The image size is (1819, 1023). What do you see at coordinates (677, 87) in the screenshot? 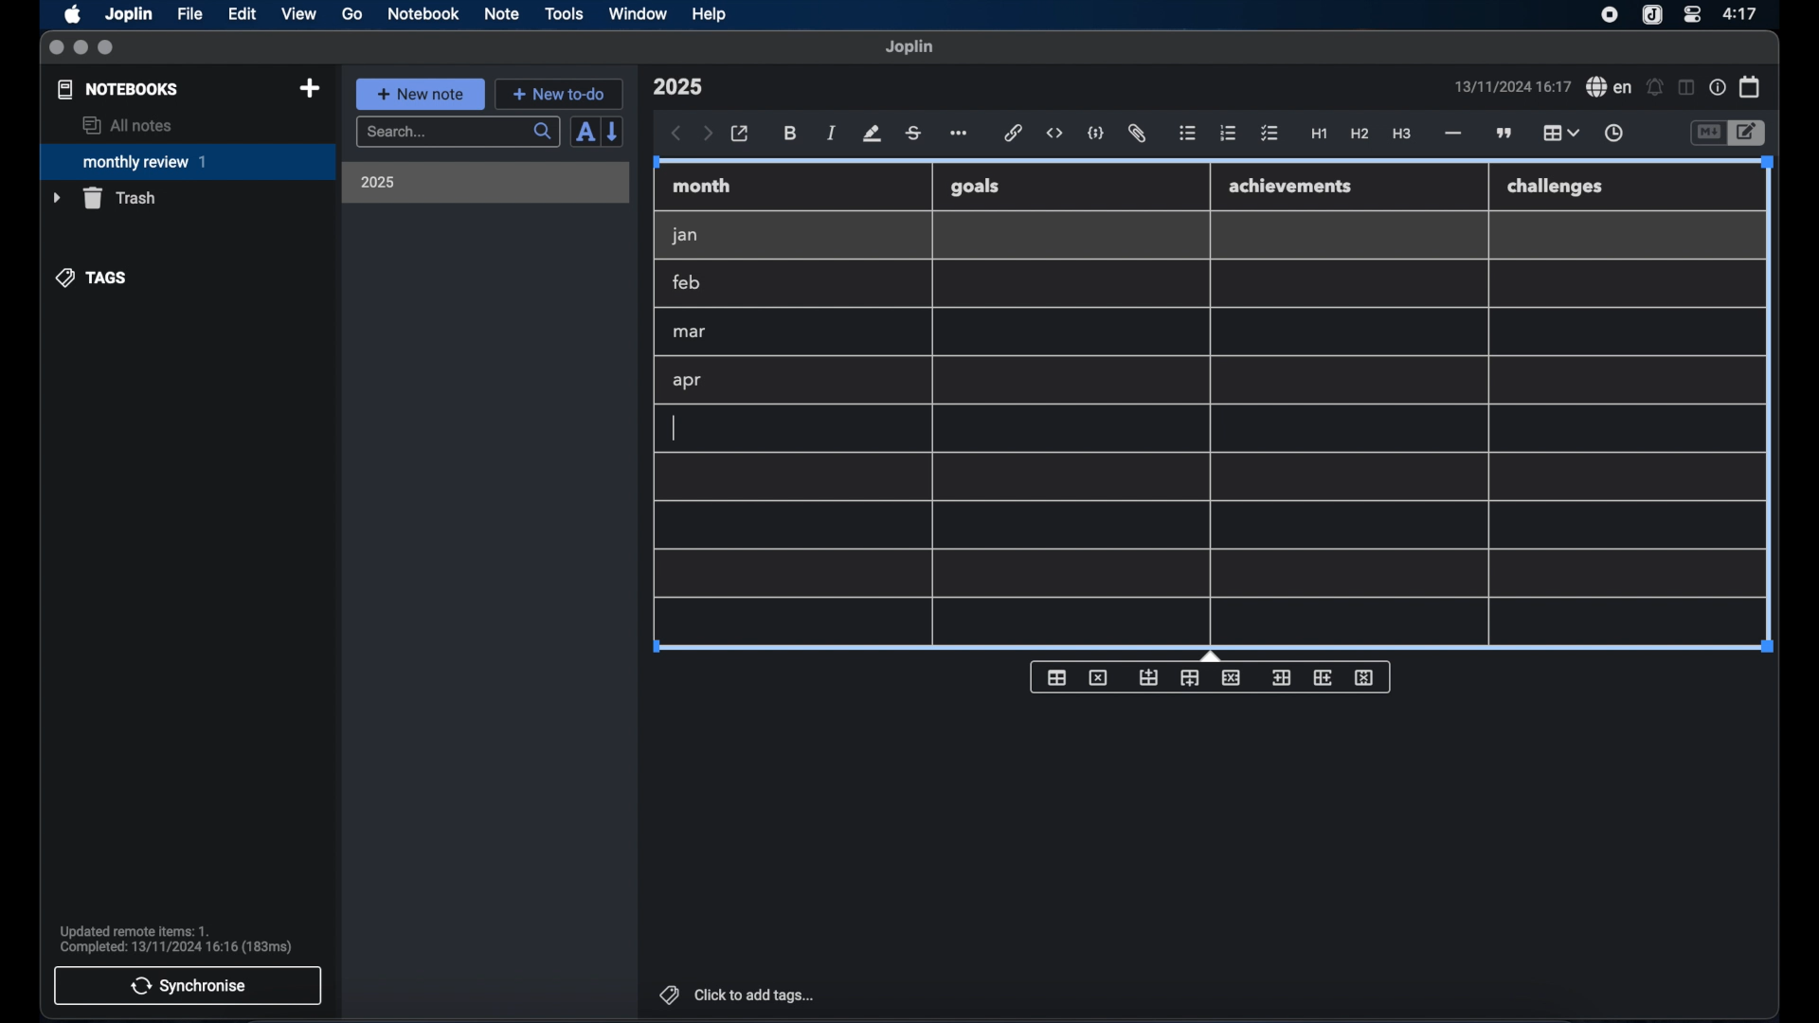
I see `note title` at bounding box center [677, 87].